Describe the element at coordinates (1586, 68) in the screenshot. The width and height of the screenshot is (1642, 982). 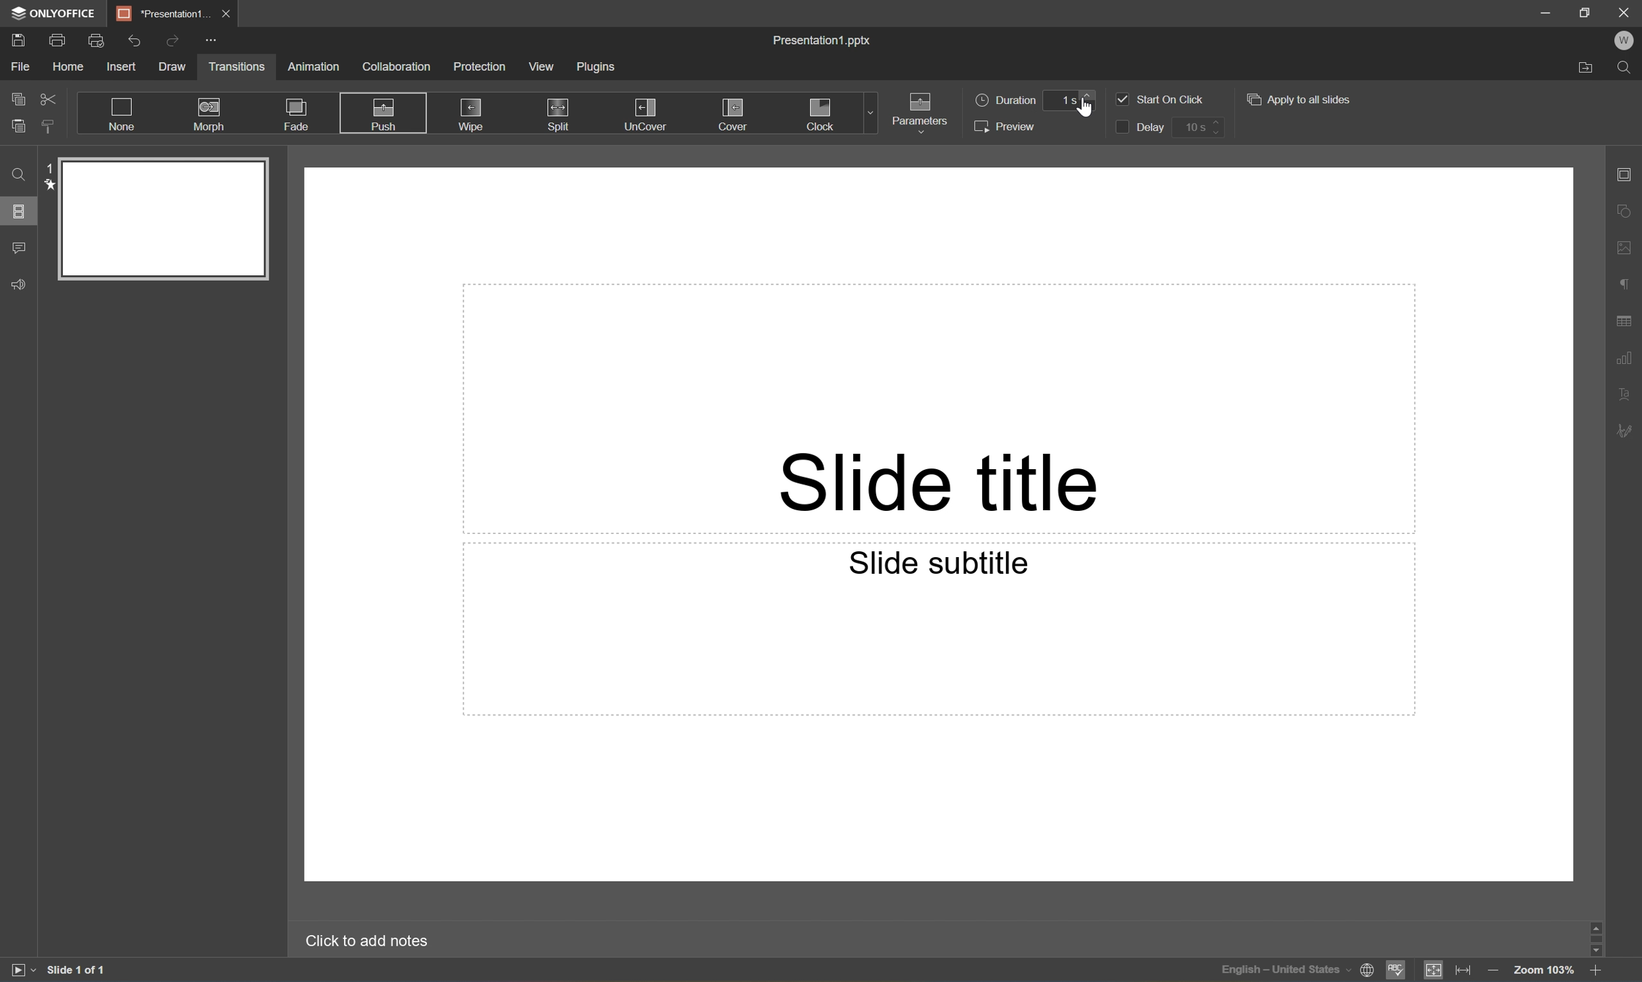
I see `Open file location` at that location.